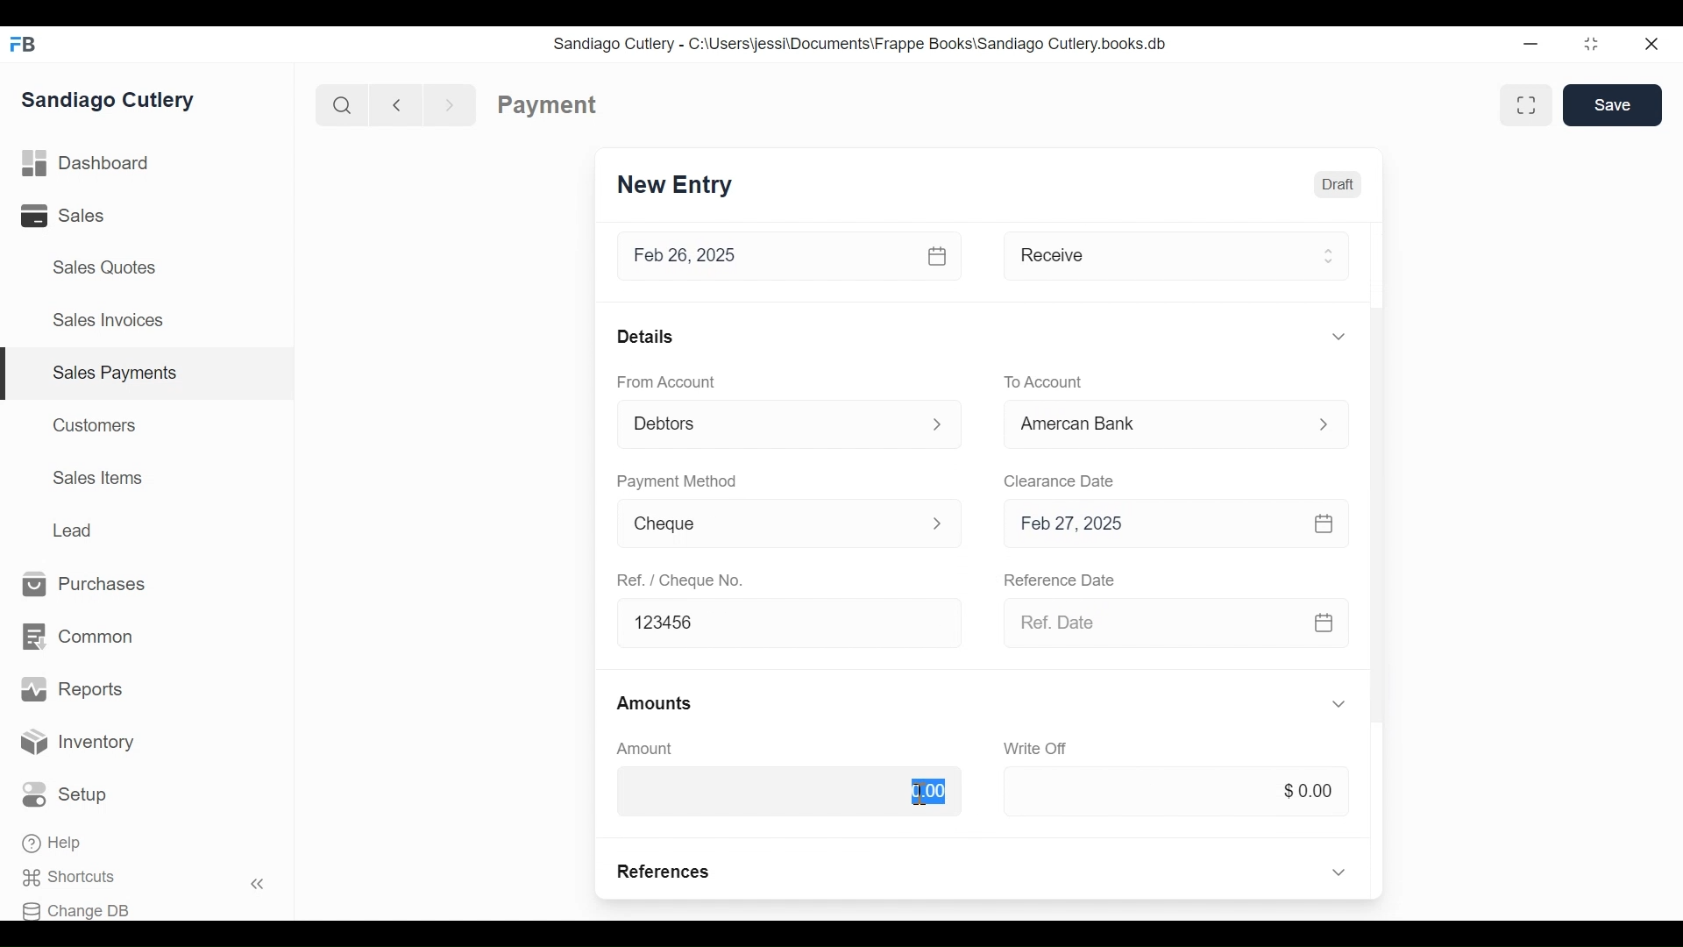 This screenshot has width=1683, height=947. What do you see at coordinates (657, 704) in the screenshot?
I see `Amounts` at bounding box center [657, 704].